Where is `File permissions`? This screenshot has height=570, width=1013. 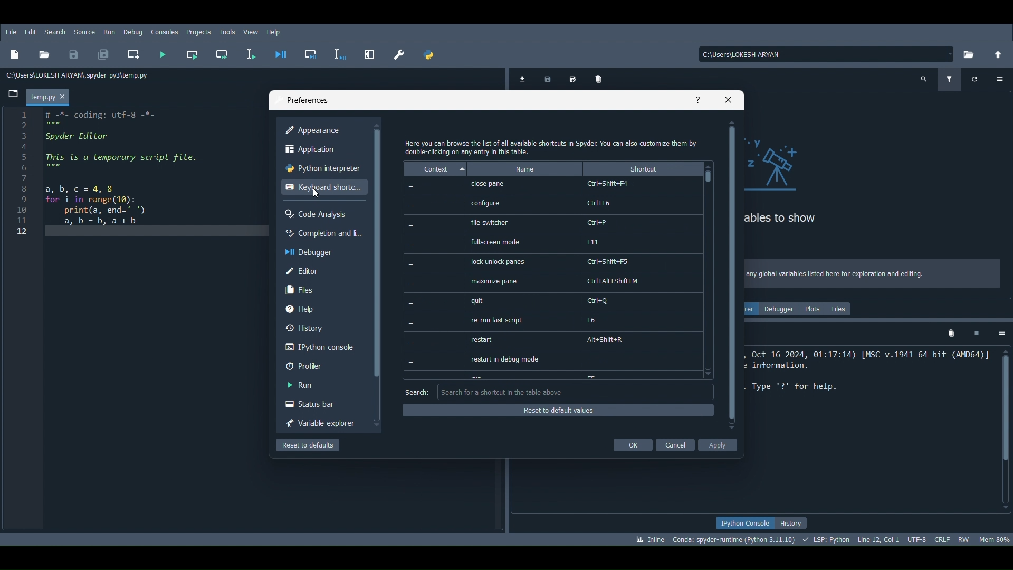
File permissions is located at coordinates (963, 539).